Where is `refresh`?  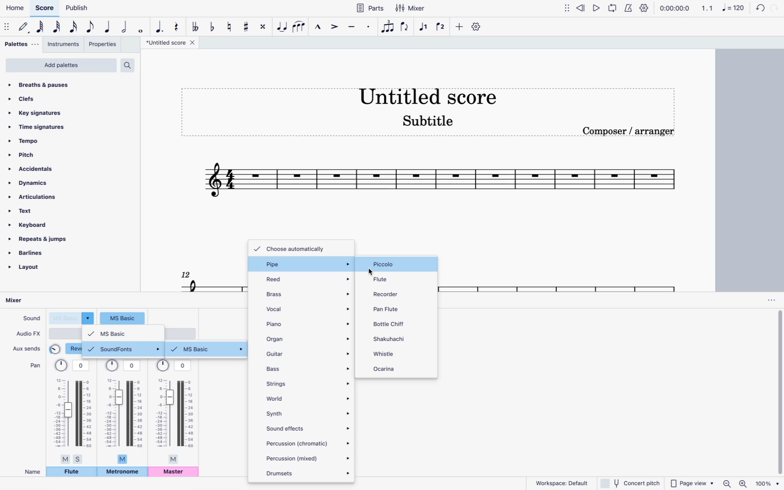
refresh is located at coordinates (759, 9).